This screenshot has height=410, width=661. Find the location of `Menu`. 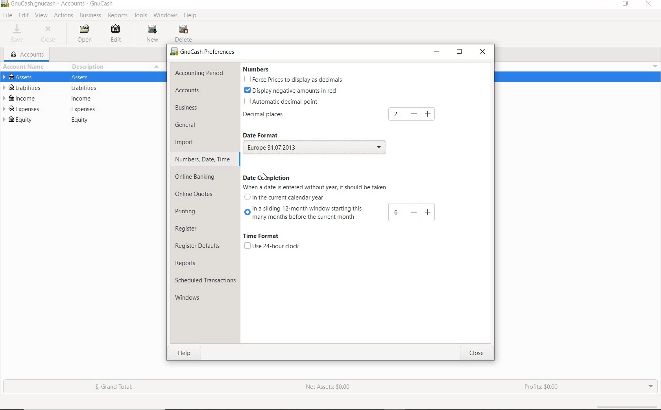

Menu is located at coordinates (653, 66).